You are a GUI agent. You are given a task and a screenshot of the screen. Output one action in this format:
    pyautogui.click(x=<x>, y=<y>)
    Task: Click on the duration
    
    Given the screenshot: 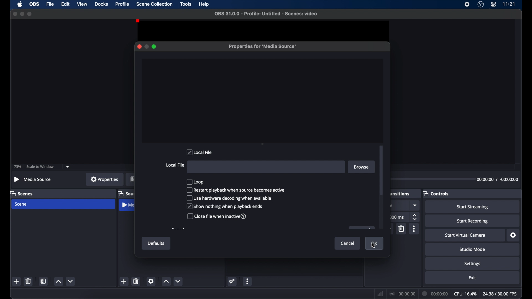 What is the action you would take?
    pyautogui.click(x=435, y=294)
    